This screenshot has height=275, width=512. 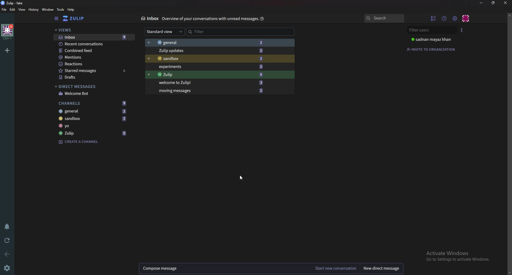 What do you see at coordinates (383, 268) in the screenshot?
I see `New direct message` at bounding box center [383, 268].